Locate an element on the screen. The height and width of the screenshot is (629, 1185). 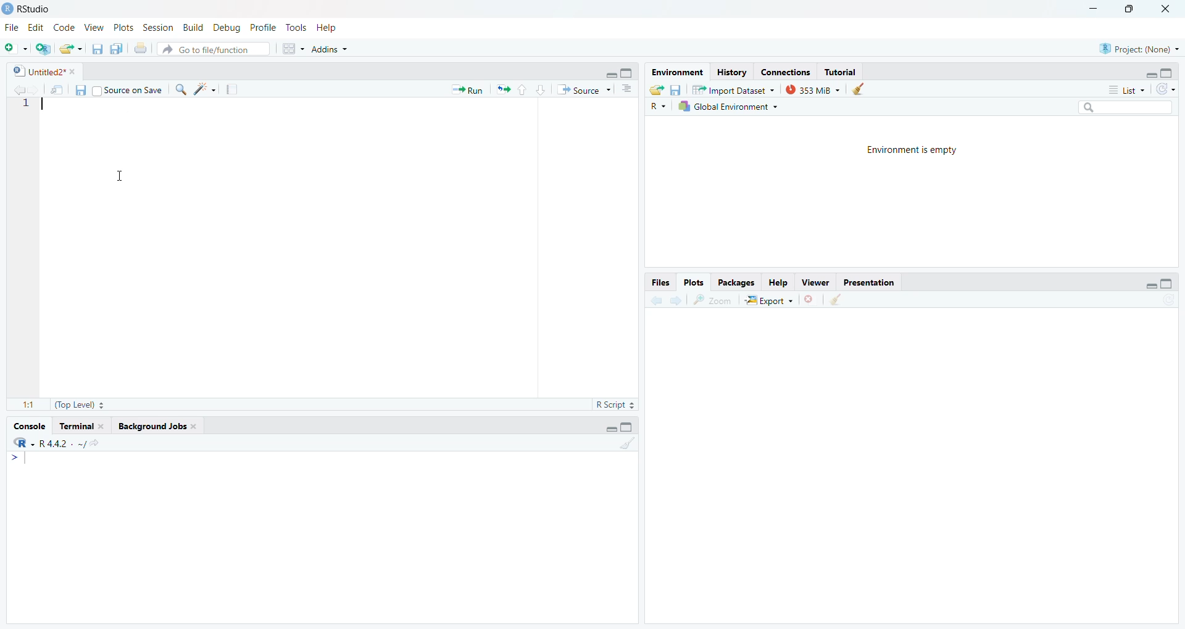
 Addins ~ is located at coordinates (330, 51).